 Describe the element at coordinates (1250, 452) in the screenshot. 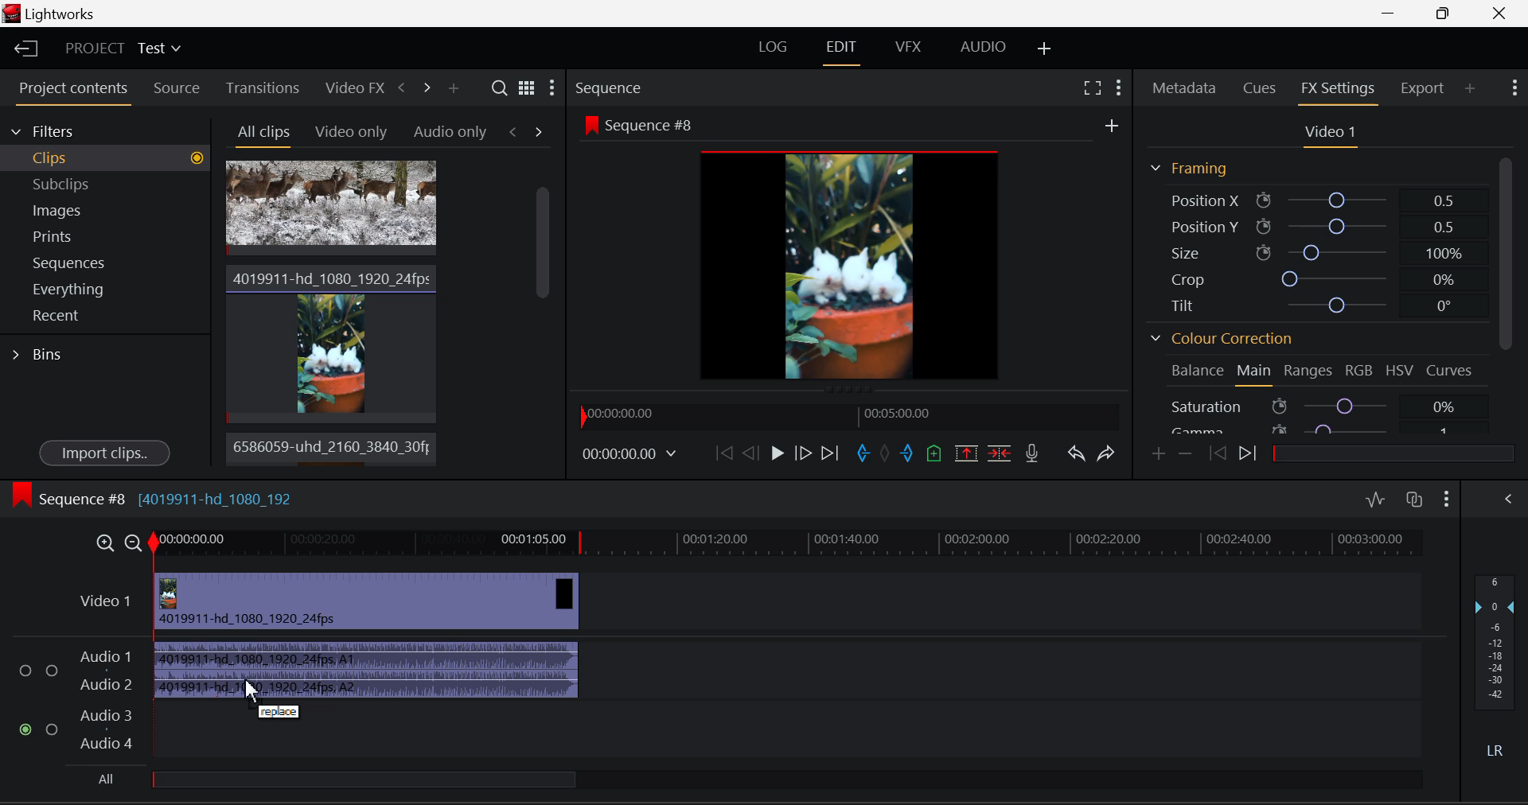

I see `Next keyframe` at that location.